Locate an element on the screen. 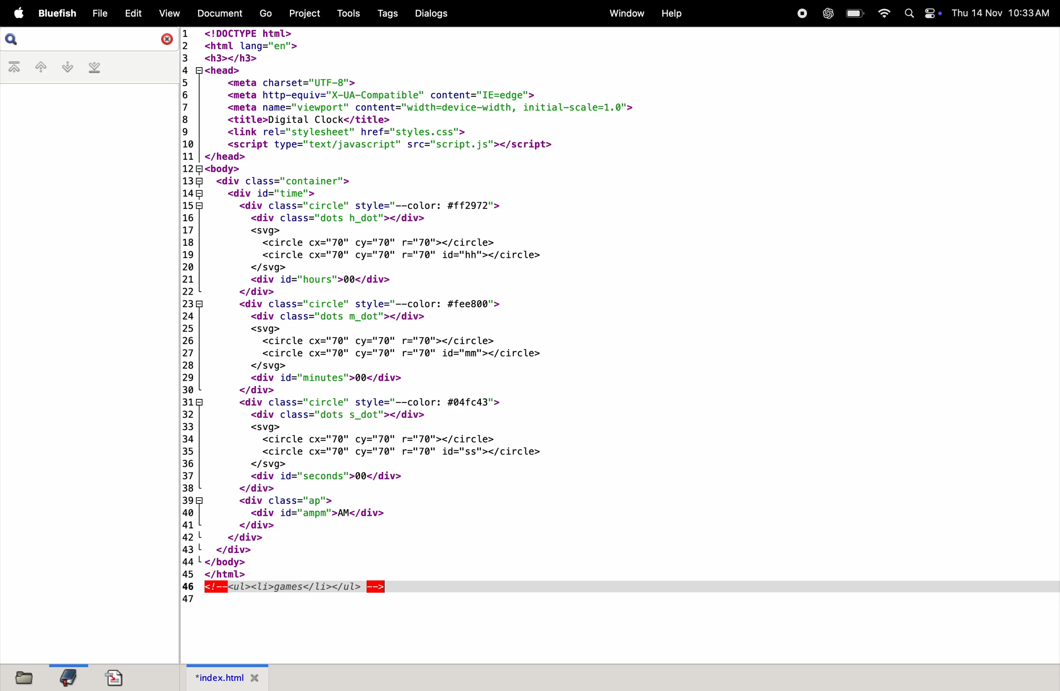 This screenshot has width=1060, height=691. chatgpt is located at coordinates (828, 14).